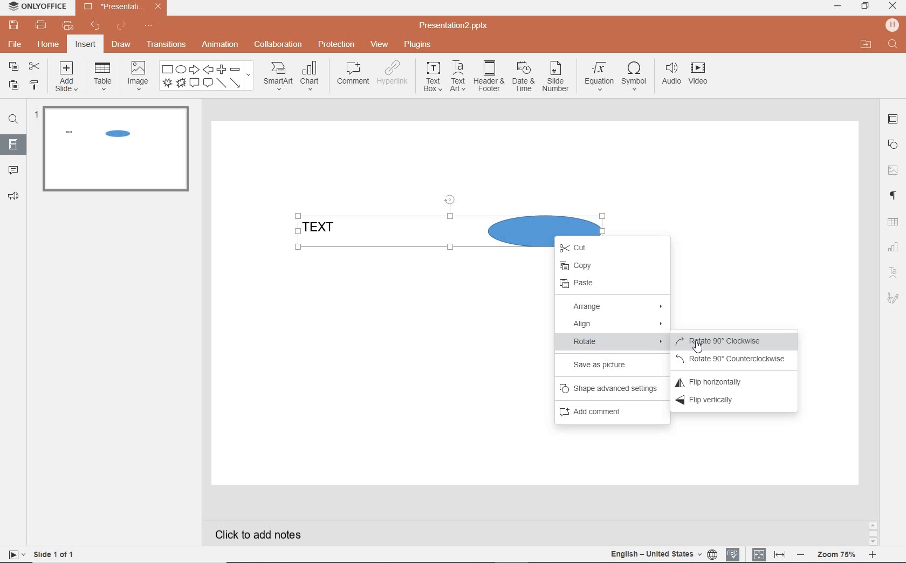  Describe the element at coordinates (207, 77) in the screenshot. I see `shape` at that location.